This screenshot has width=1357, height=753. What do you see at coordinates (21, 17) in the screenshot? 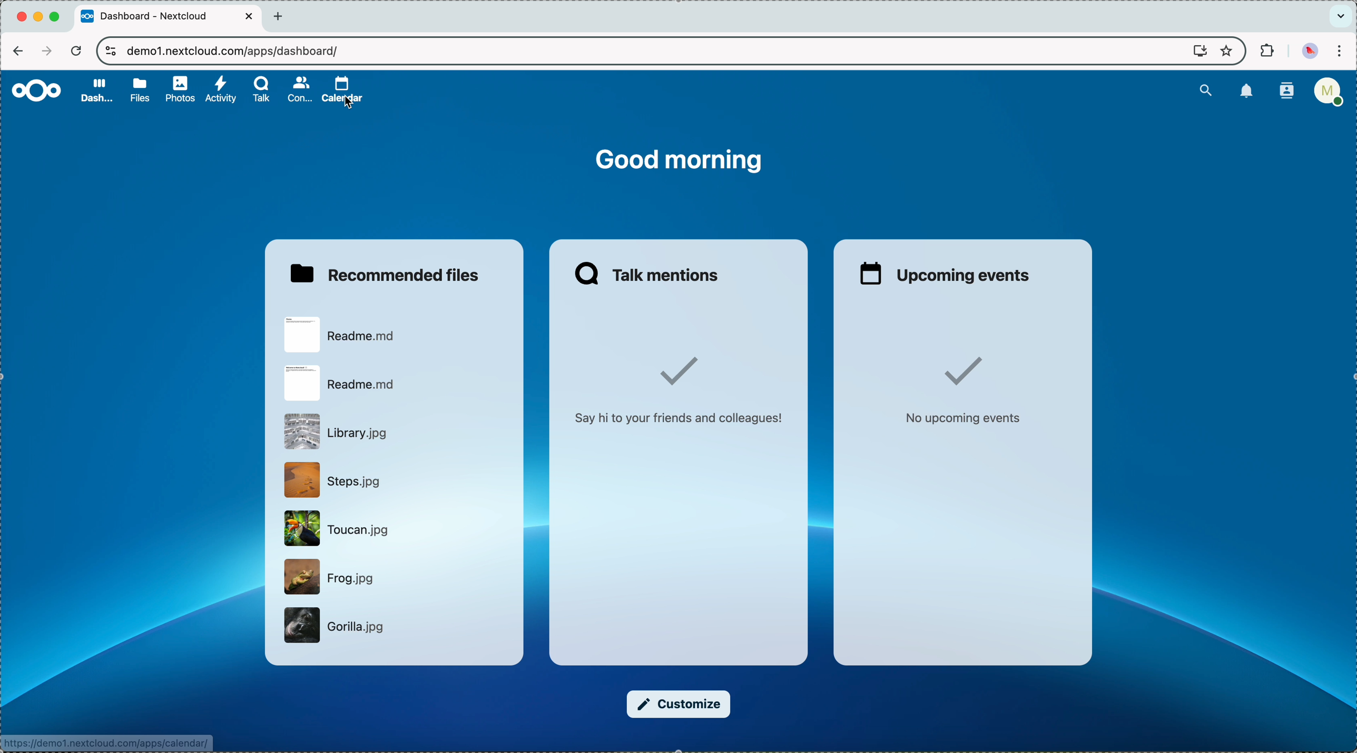
I see `close Chrome` at bounding box center [21, 17].